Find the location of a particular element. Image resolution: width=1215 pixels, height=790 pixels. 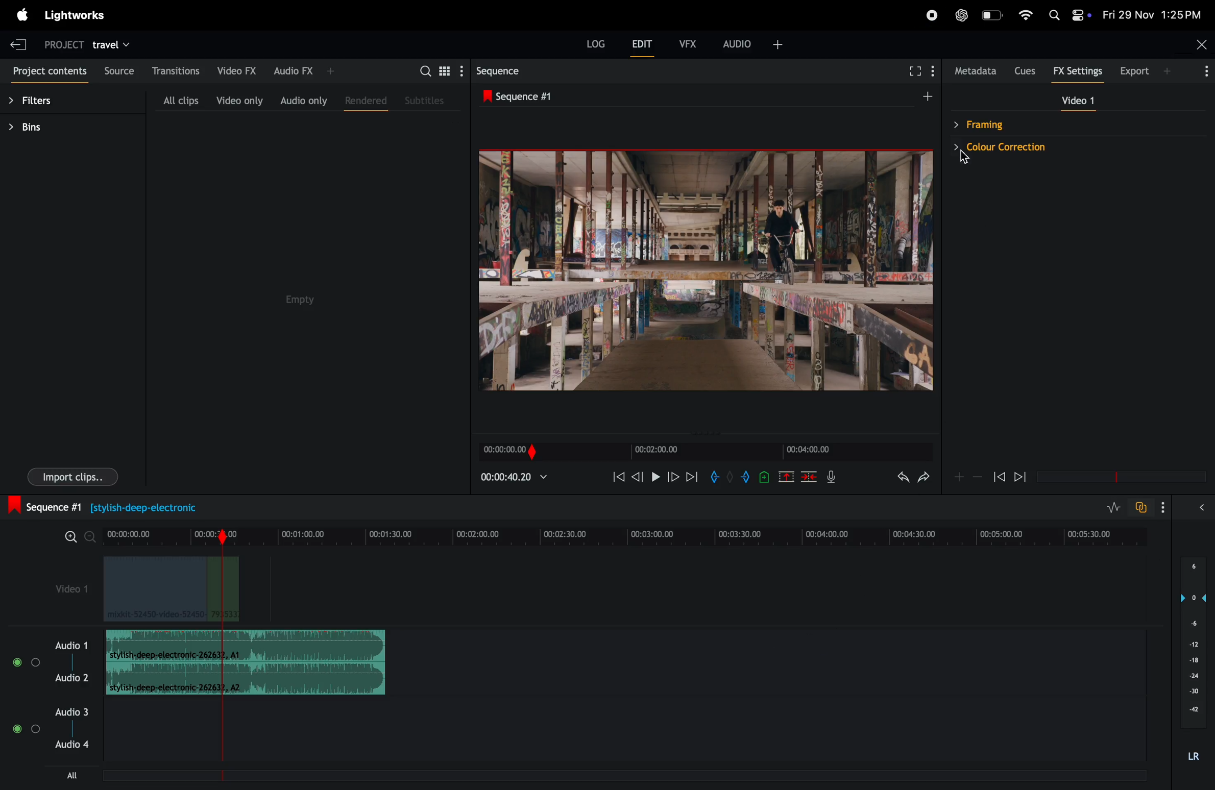

rendered is located at coordinates (366, 102).